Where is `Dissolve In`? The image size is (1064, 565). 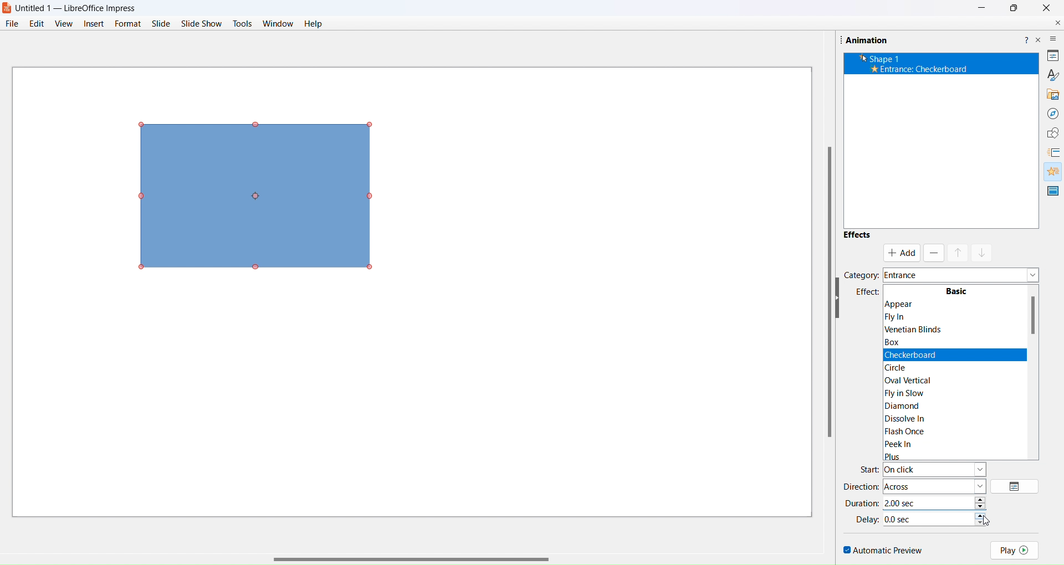
Dissolve In is located at coordinates (912, 417).